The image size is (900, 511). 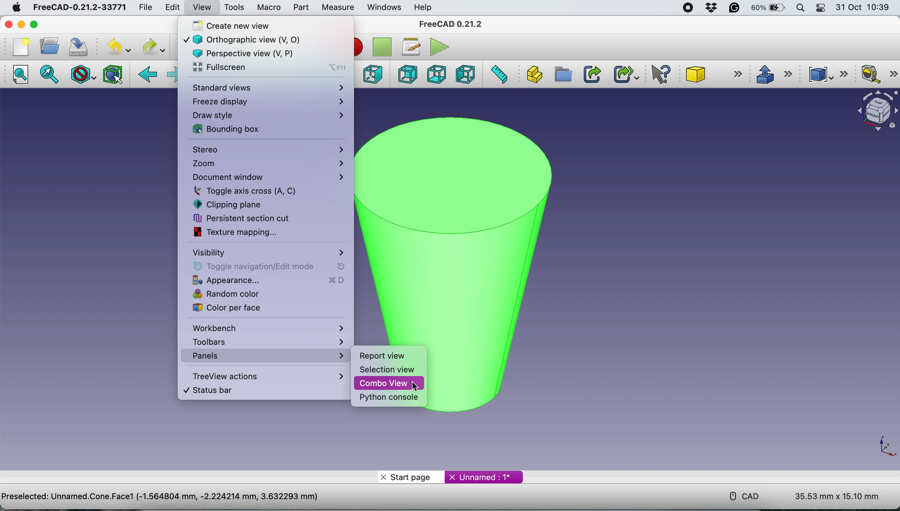 What do you see at coordinates (268, 7) in the screenshot?
I see `macro` at bounding box center [268, 7].